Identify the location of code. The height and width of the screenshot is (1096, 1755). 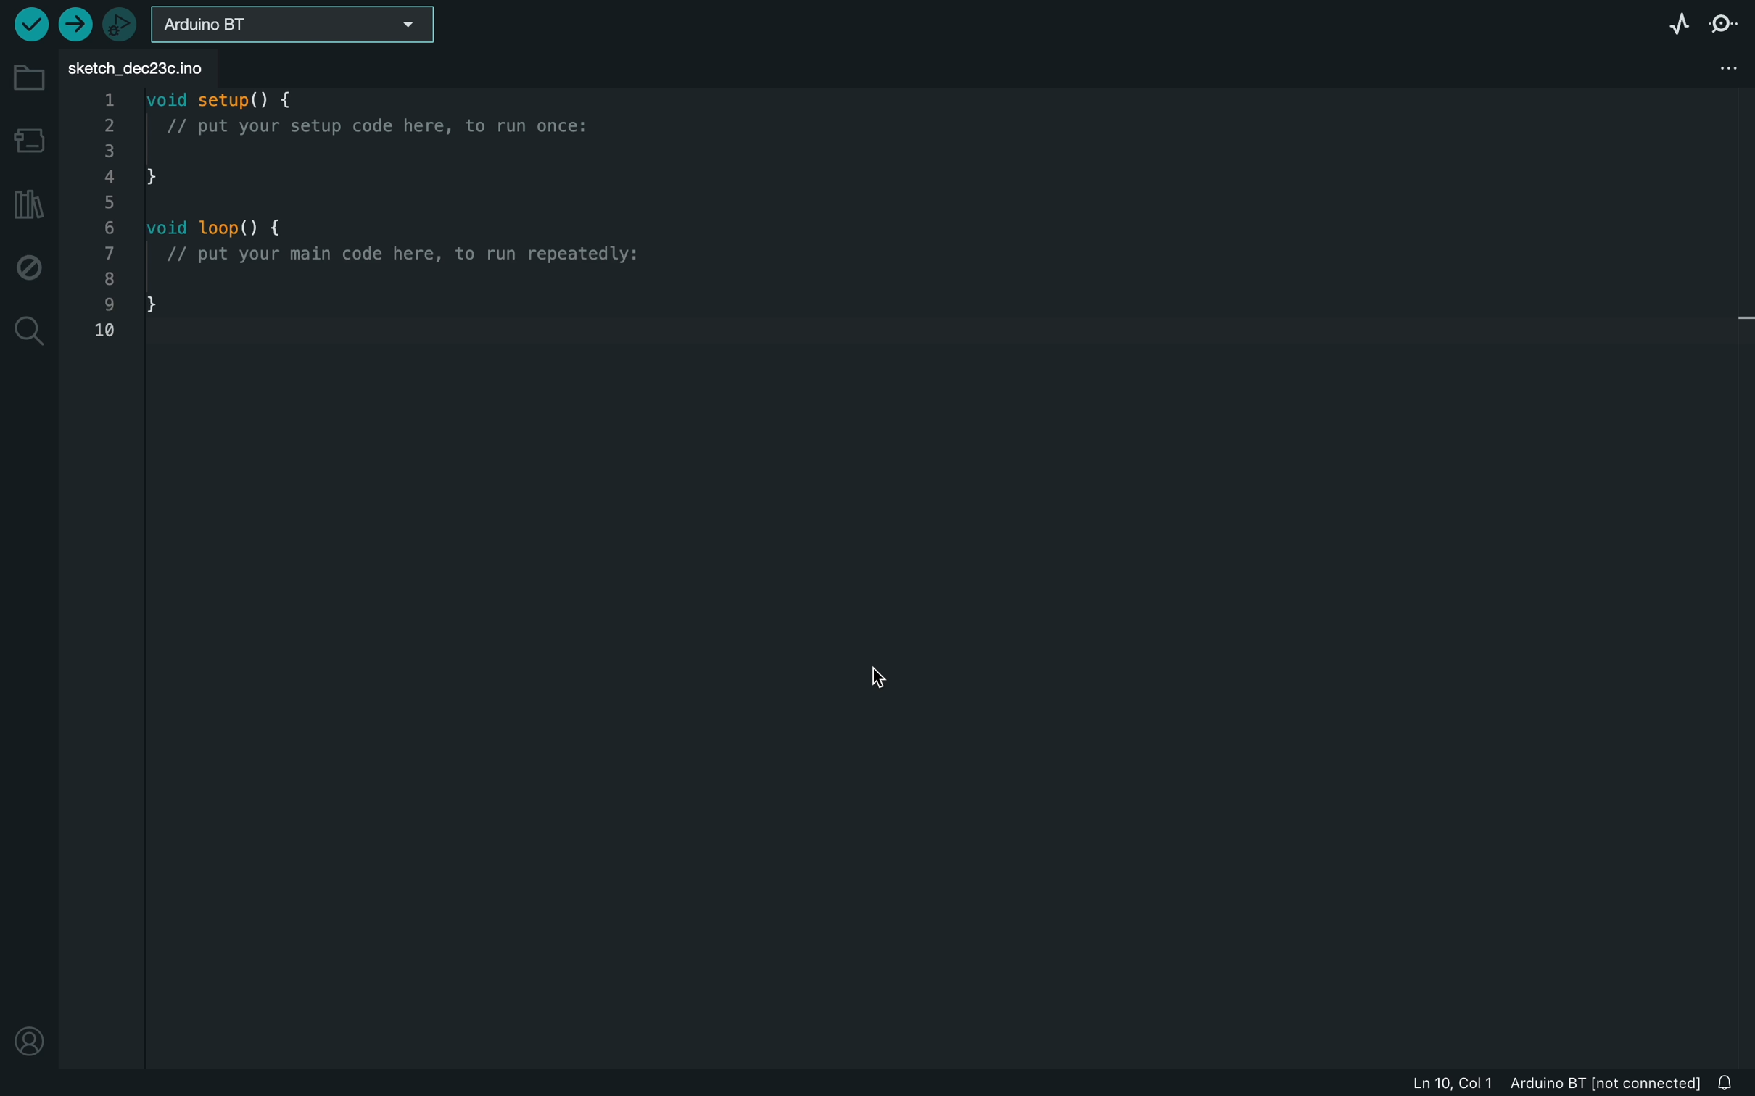
(379, 221).